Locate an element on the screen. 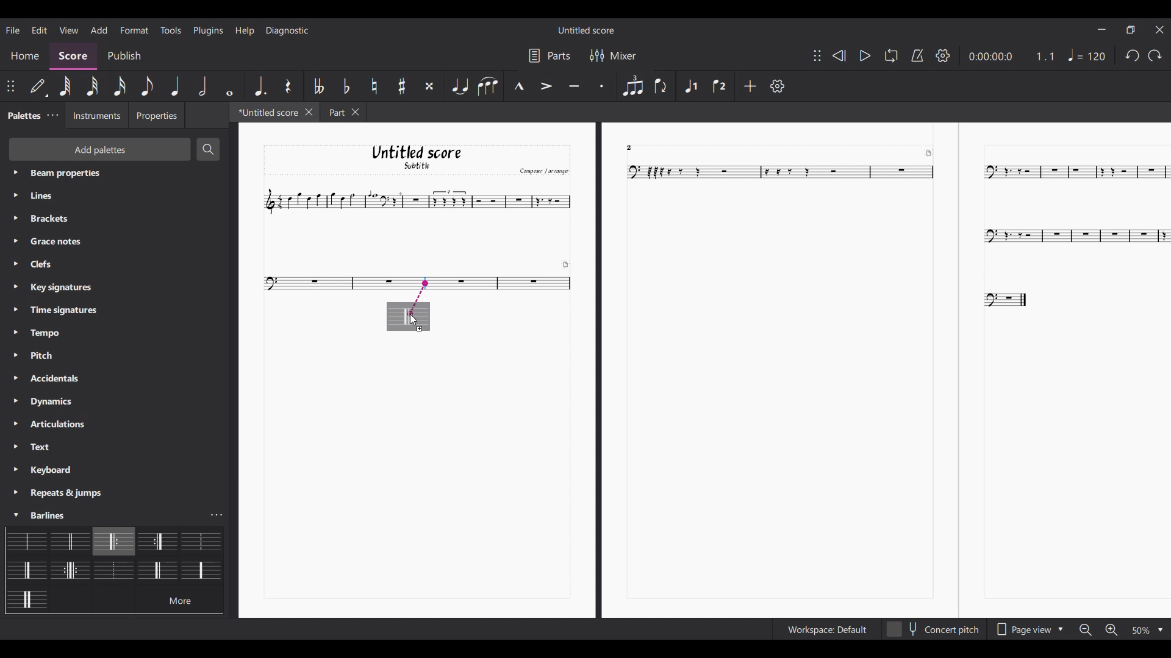 This screenshot has height=658, width=1171. Minimize is located at coordinates (1102, 30).